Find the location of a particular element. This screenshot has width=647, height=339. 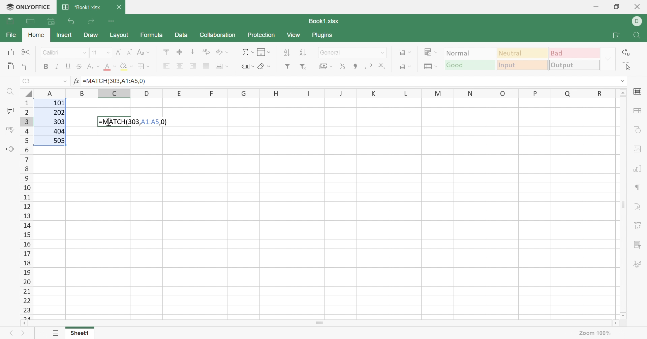

Superscript / Subscript is located at coordinates (94, 68).